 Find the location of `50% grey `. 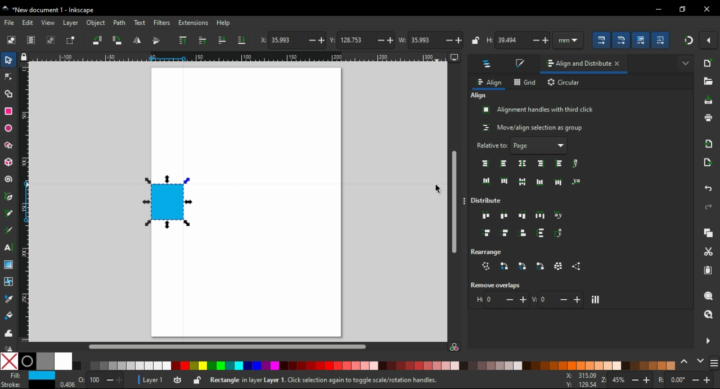

50% grey  is located at coordinates (46, 361).